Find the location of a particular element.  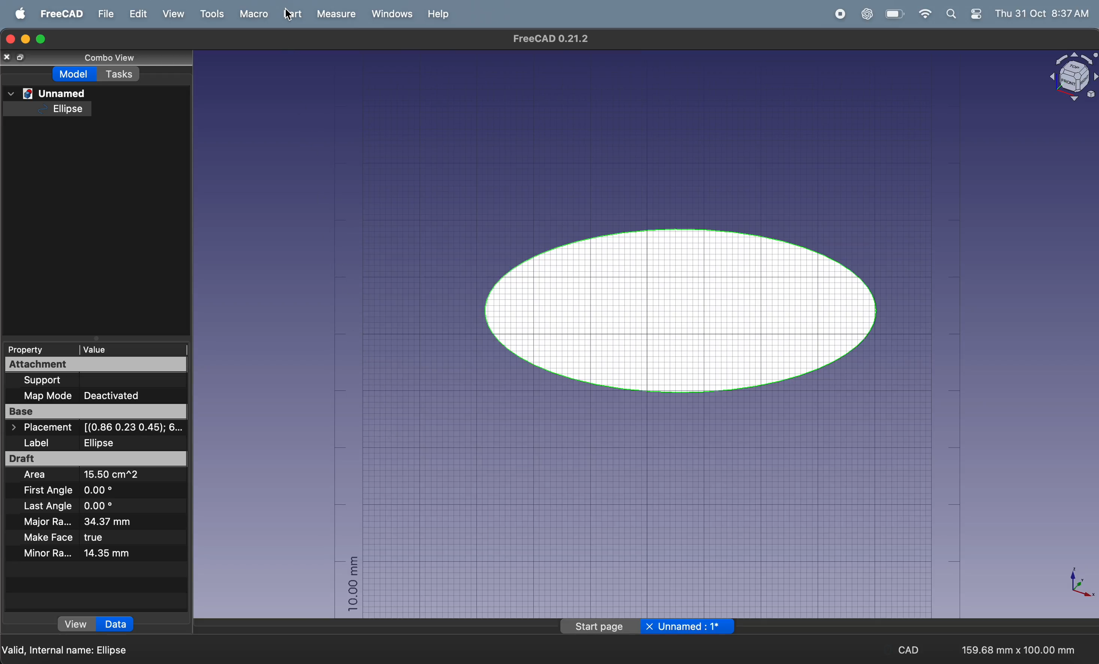

last angle is located at coordinates (66, 507).